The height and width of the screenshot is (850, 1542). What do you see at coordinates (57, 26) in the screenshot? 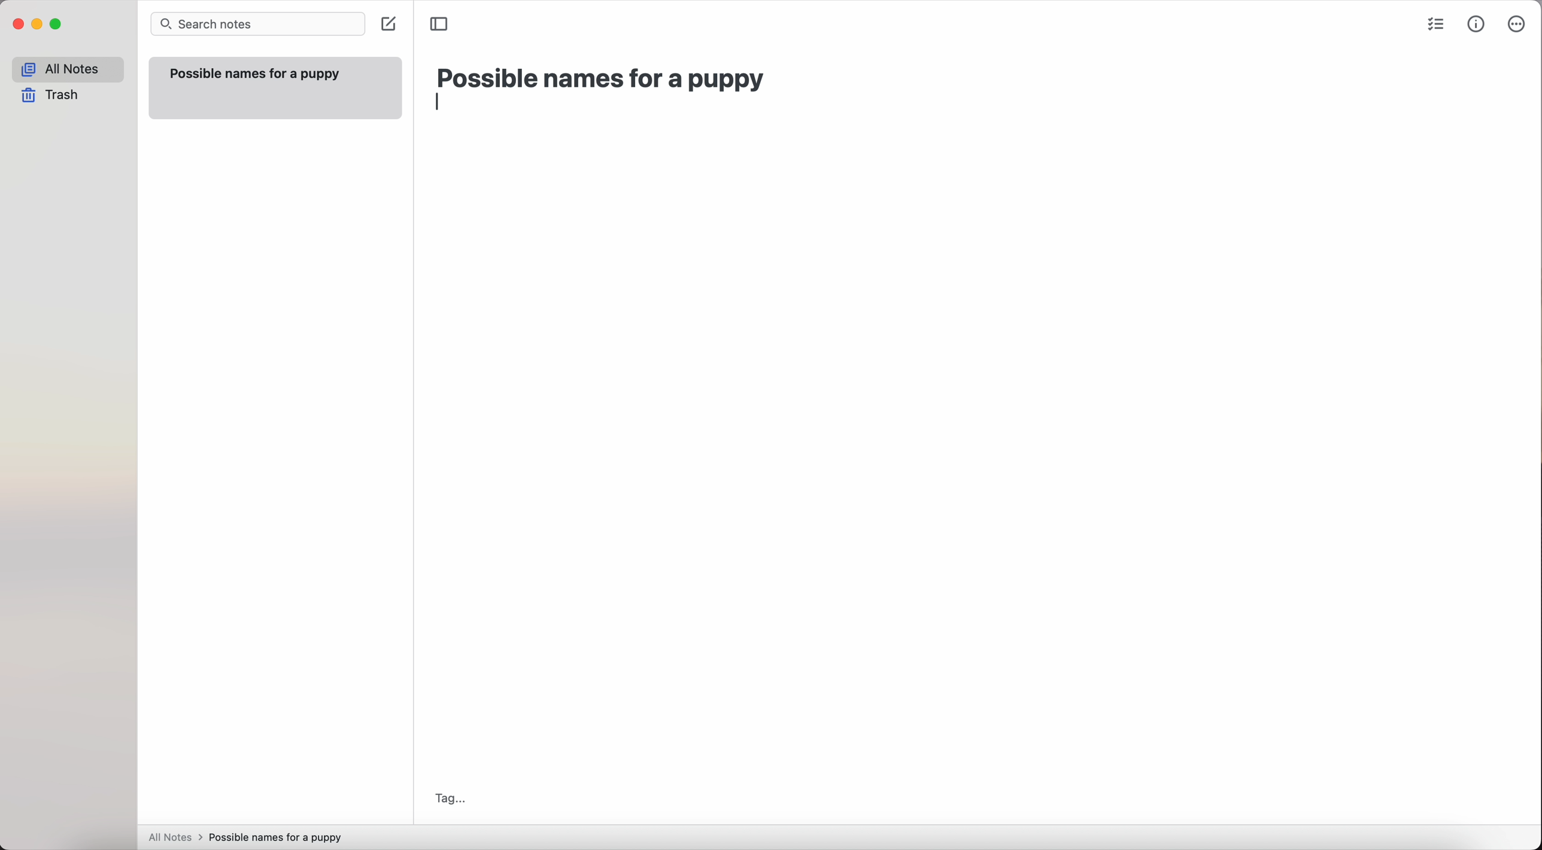
I see `maximize` at bounding box center [57, 26].